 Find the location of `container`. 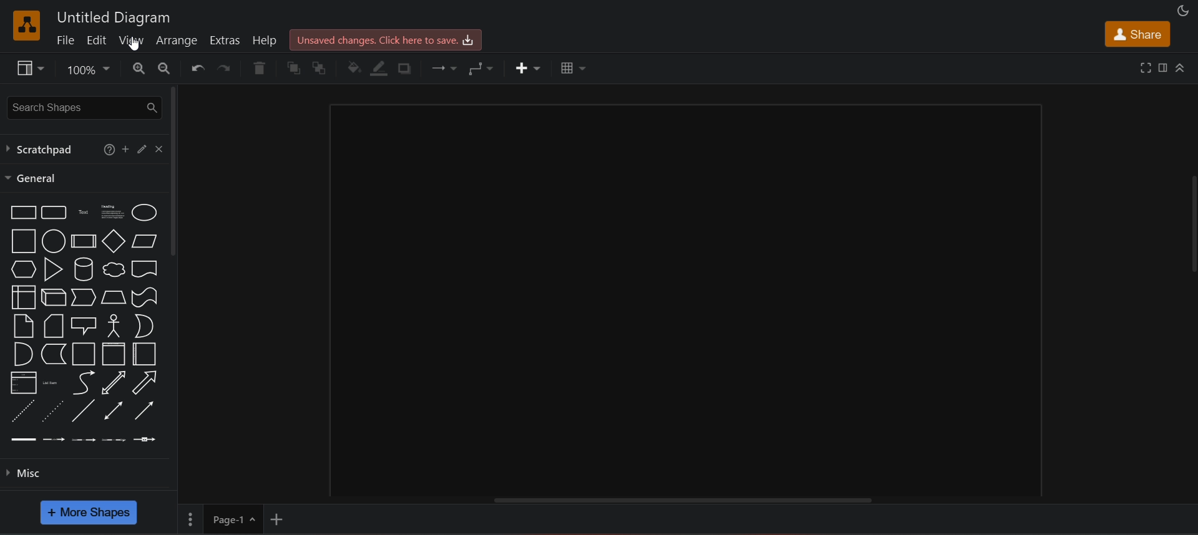

container is located at coordinates (112, 354).